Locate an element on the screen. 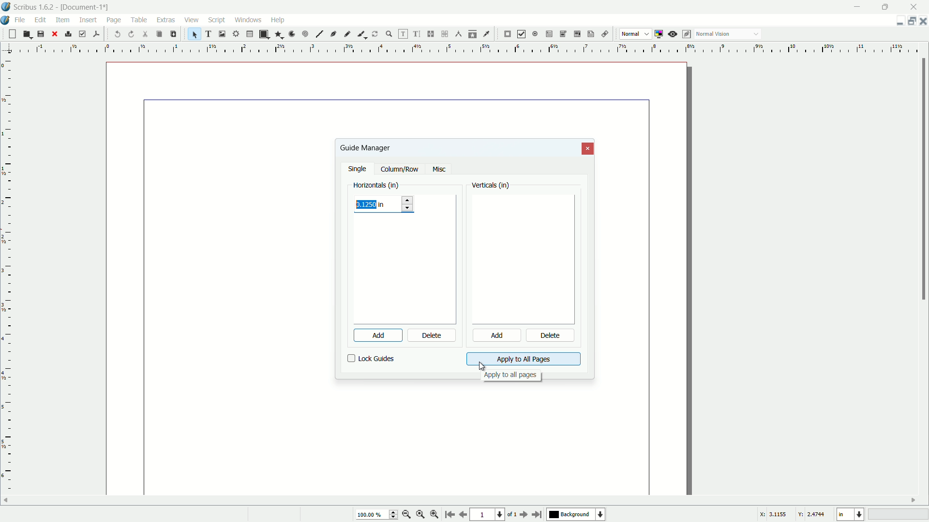  rotate item is located at coordinates (375, 34).